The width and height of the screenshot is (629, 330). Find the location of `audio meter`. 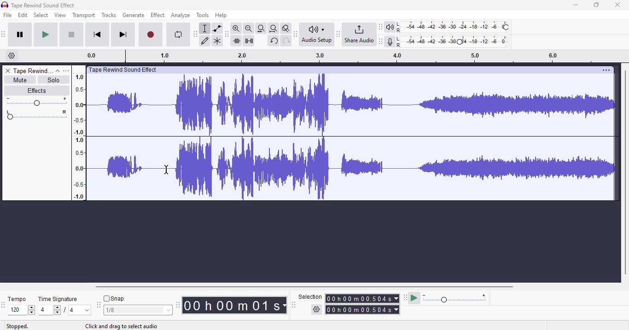

audio meter is located at coordinates (448, 42).